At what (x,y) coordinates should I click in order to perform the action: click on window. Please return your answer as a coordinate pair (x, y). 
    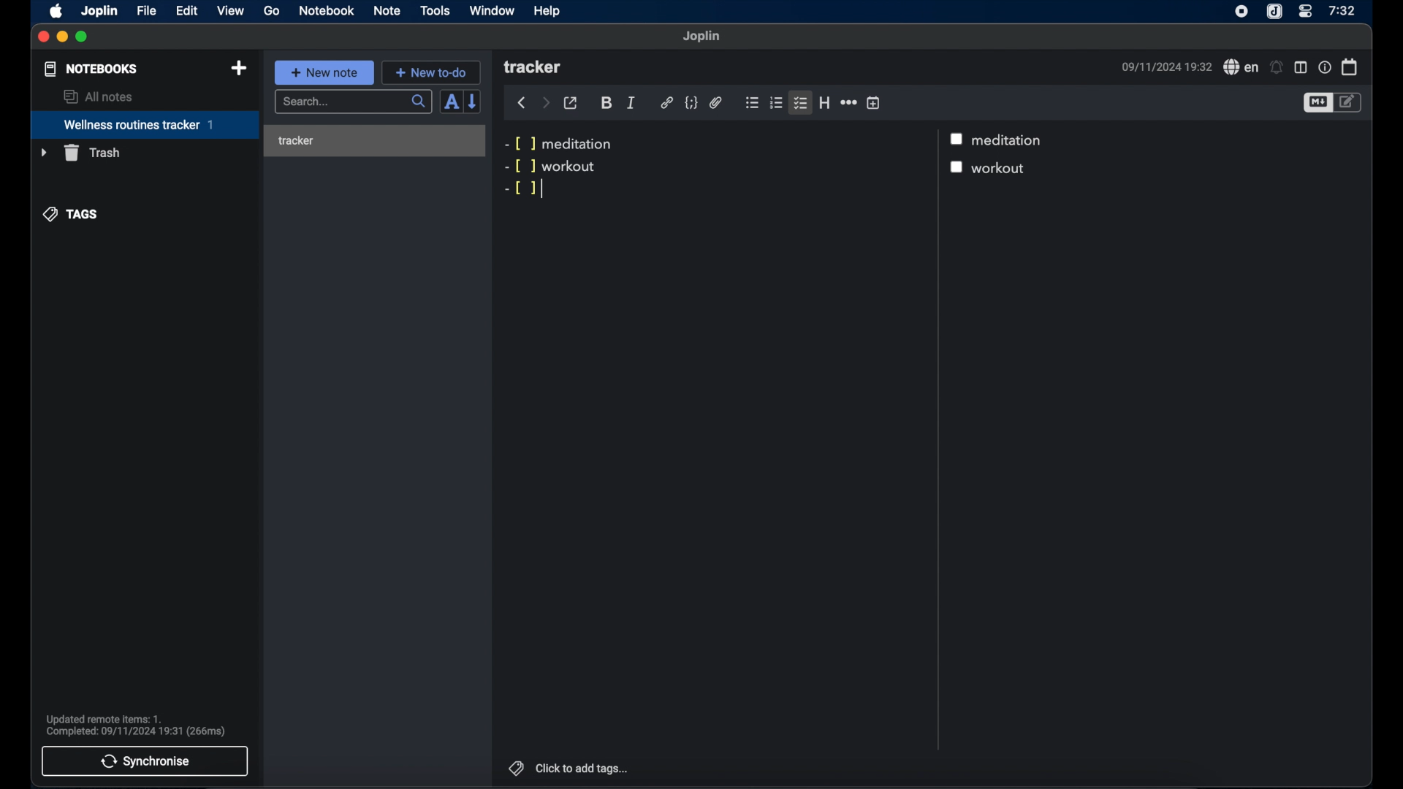
    Looking at the image, I should click on (493, 10).